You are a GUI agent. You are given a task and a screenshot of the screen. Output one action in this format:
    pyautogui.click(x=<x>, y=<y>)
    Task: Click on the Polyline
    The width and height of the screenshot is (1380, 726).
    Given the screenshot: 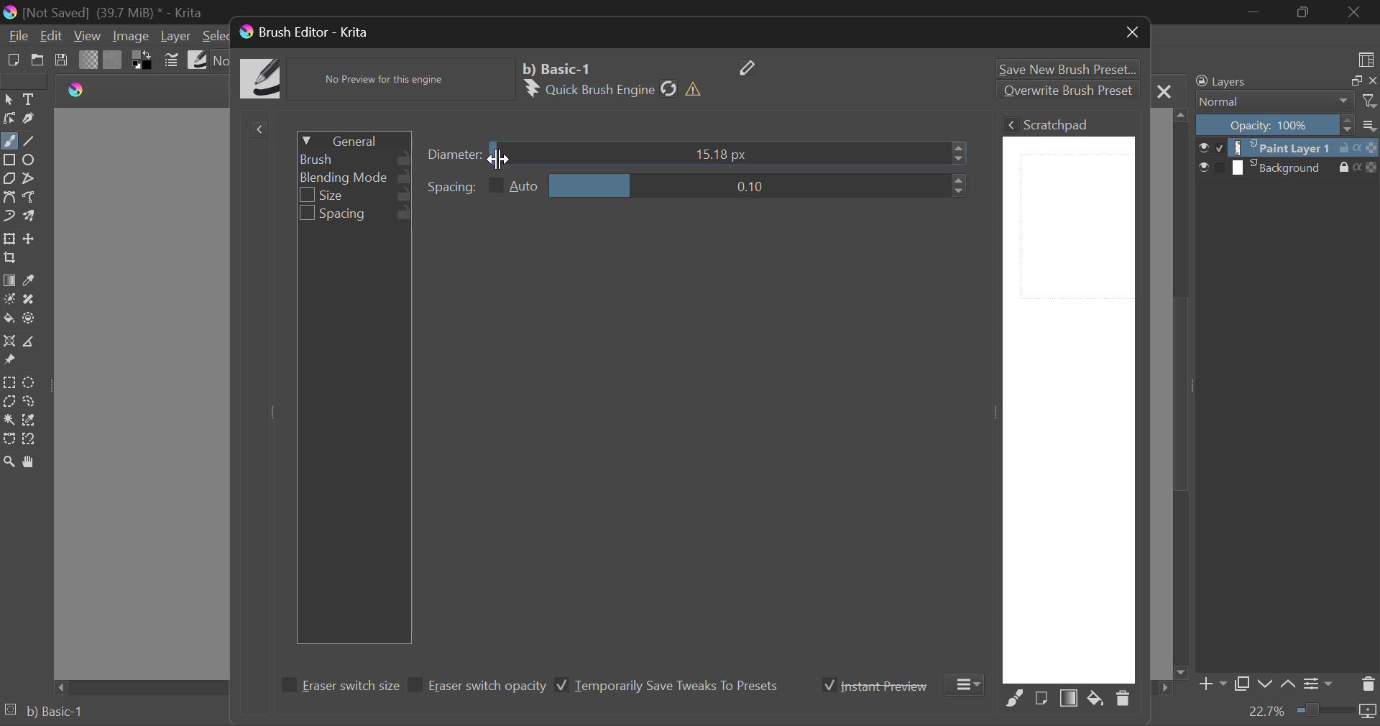 What is the action you would take?
    pyautogui.click(x=32, y=178)
    